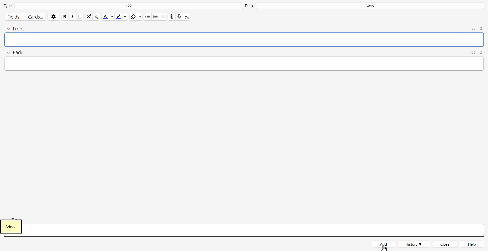  What do you see at coordinates (385, 247) in the screenshot?
I see `Cursor` at bounding box center [385, 247].